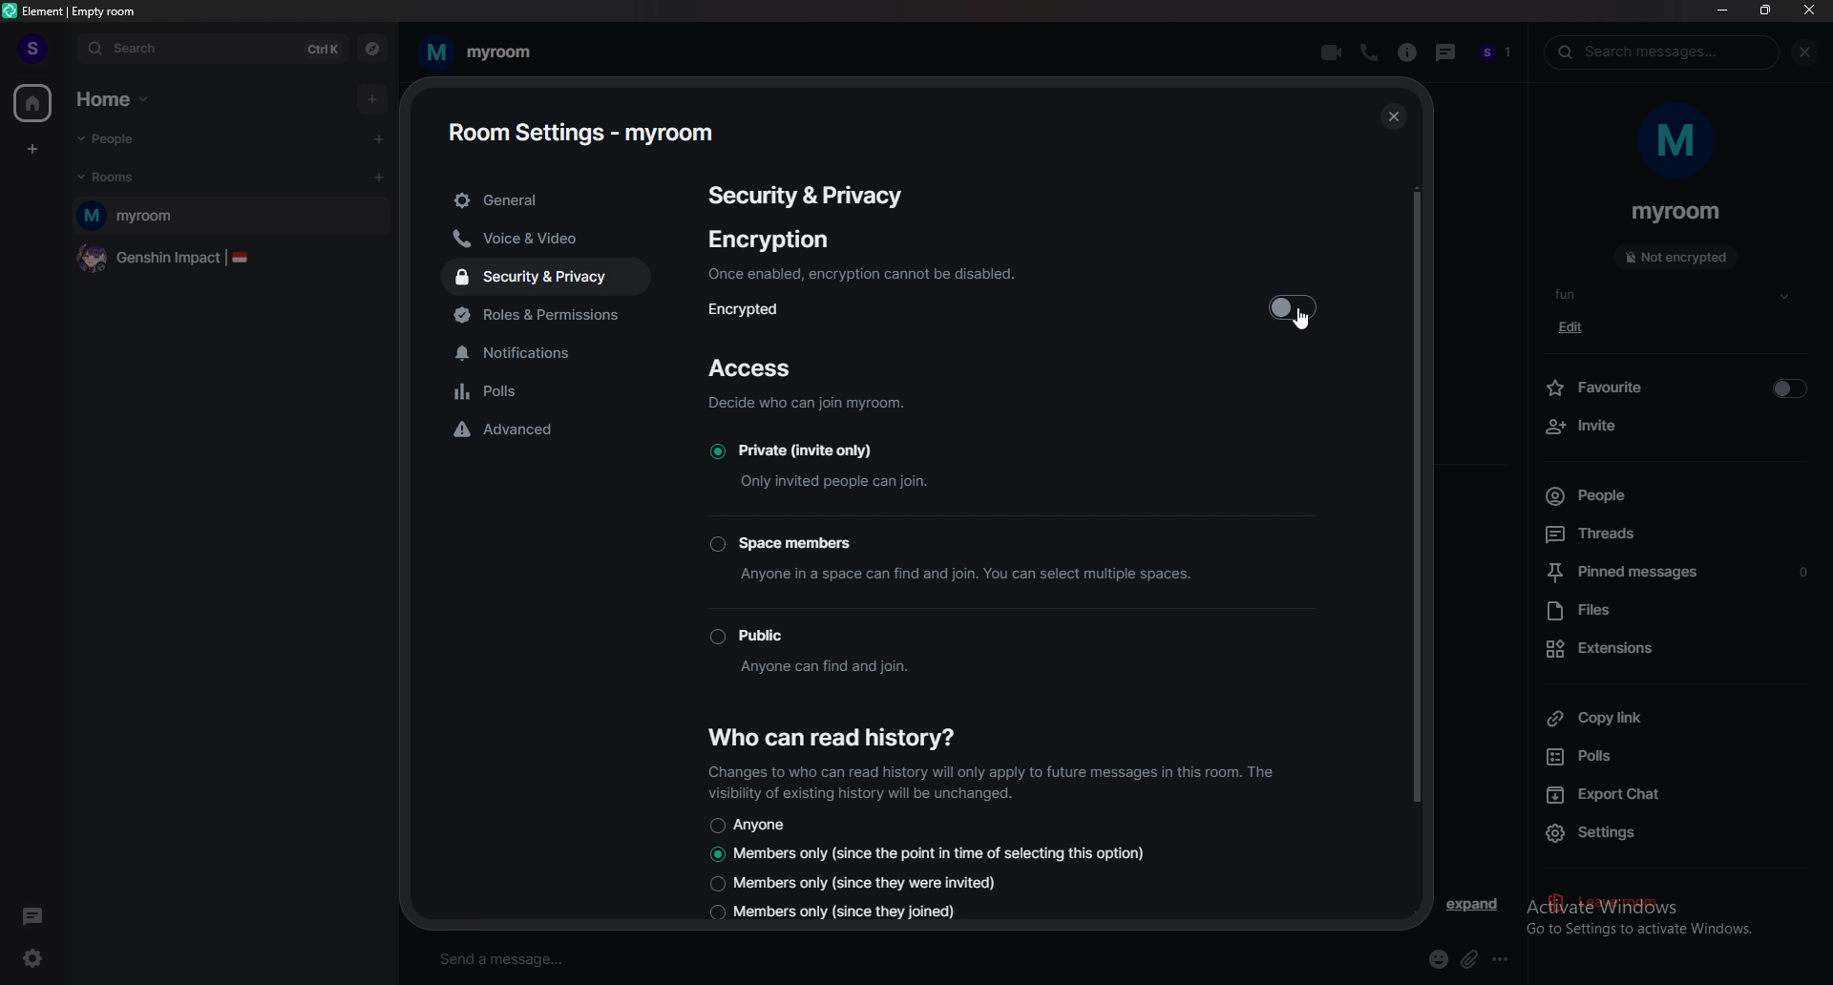 This screenshot has height=985, width=1833. What do you see at coordinates (1302, 323) in the screenshot?
I see `cursor` at bounding box center [1302, 323].